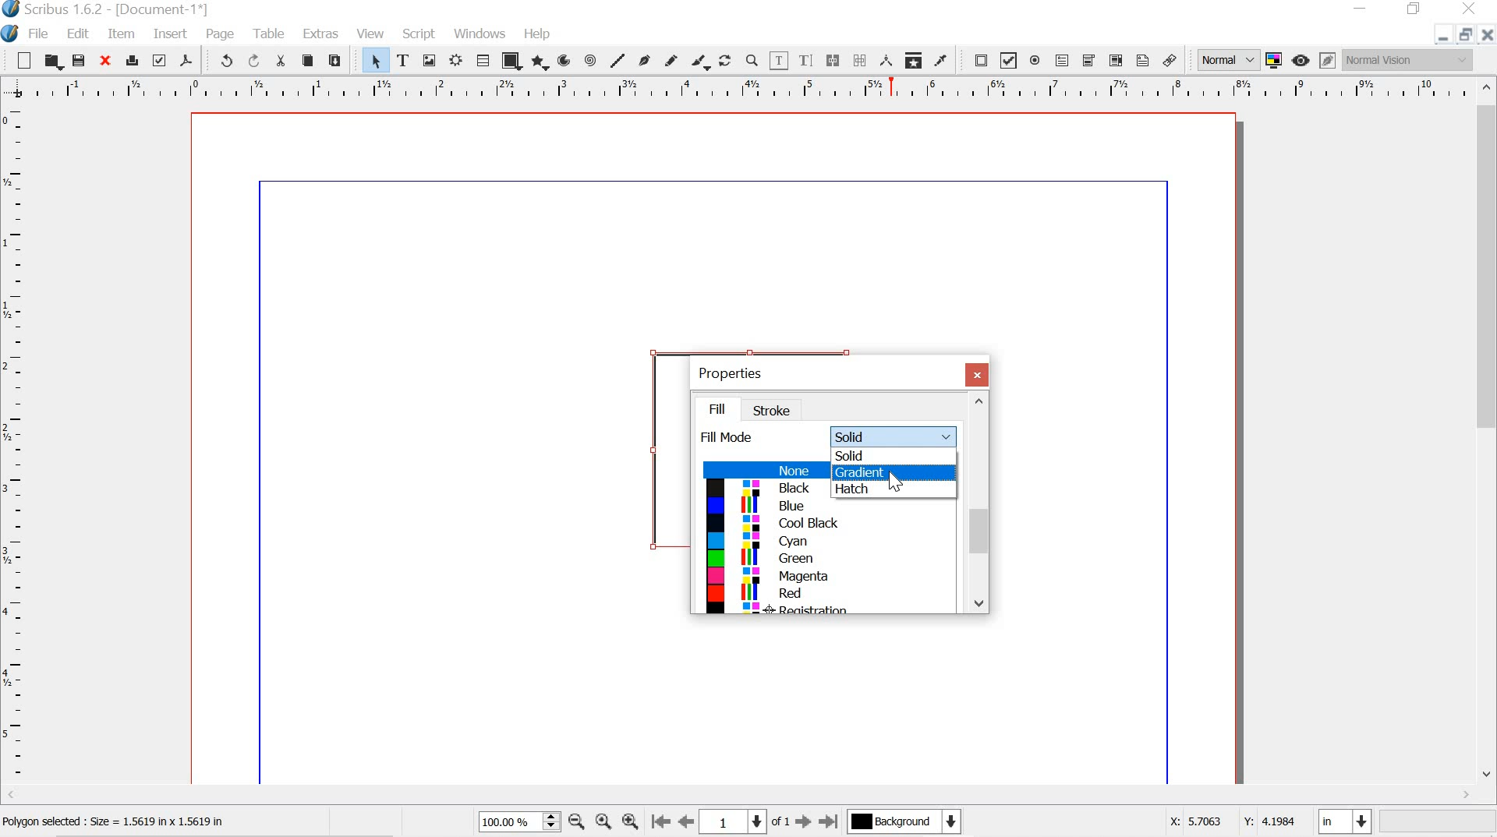 The image size is (1497, 837). I want to click on bezier curve, so click(645, 57).